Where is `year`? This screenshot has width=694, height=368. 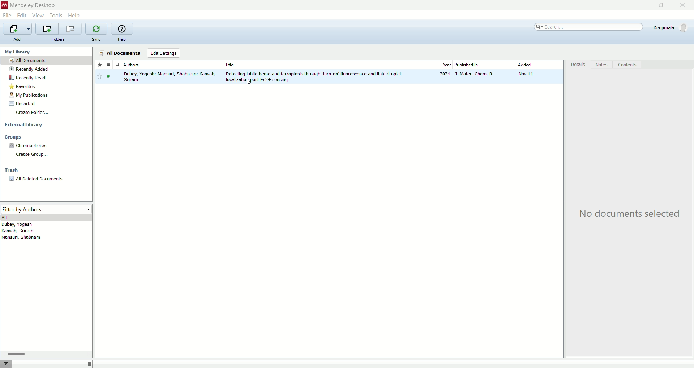
year is located at coordinates (433, 65).